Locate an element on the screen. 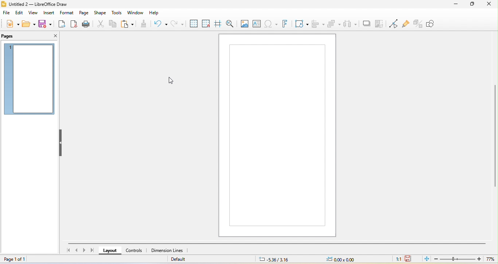  layout is located at coordinates (110, 252).